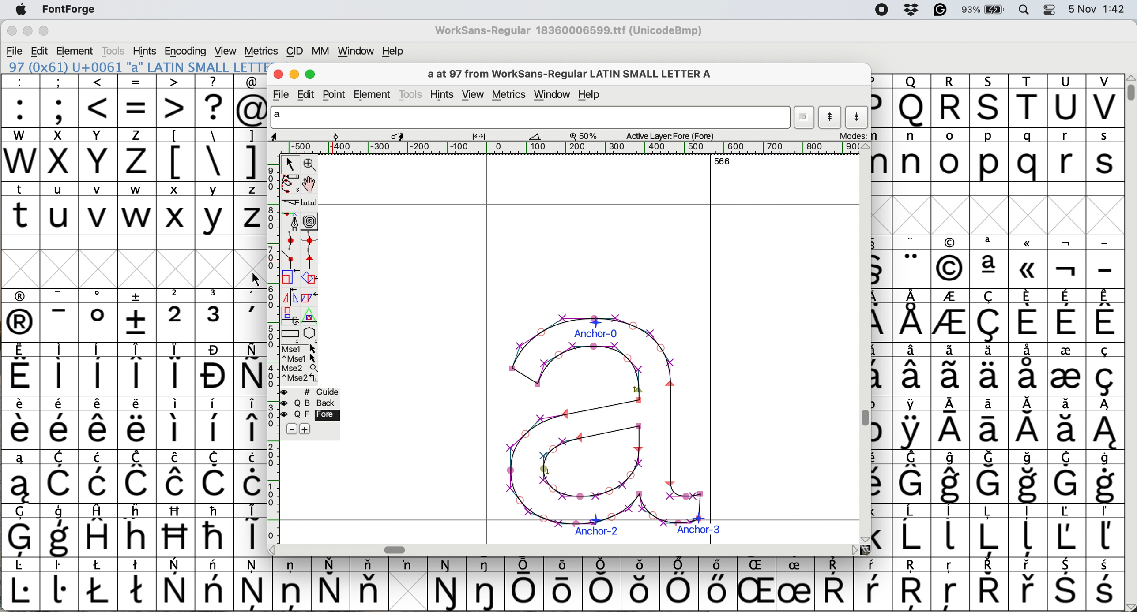 Image resolution: width=1137 pixels, height=612 pixels. Describe the element at coordinates (98, 315) in the screenshot. I see `symbol` at that location.